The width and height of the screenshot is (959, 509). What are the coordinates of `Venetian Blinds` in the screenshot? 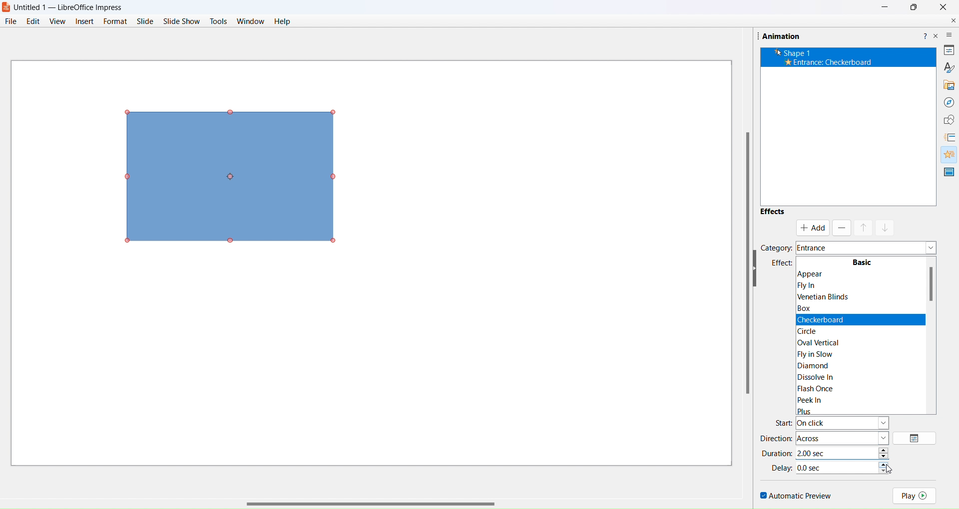 It's located at (826, 296).